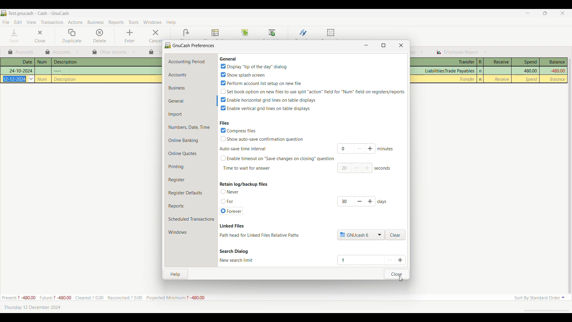 This screenshot has height=322, width=572. I want to click on minimize, so click(366, 44).